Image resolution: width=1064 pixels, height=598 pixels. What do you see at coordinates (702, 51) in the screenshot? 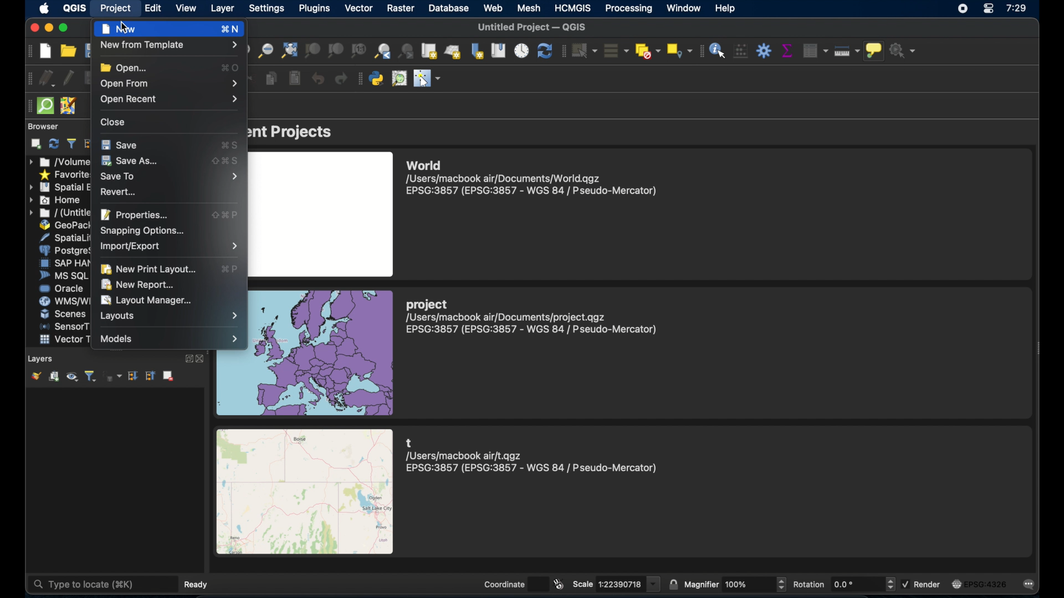
I see `attribute toolbar` at bounding box center [702, 51].